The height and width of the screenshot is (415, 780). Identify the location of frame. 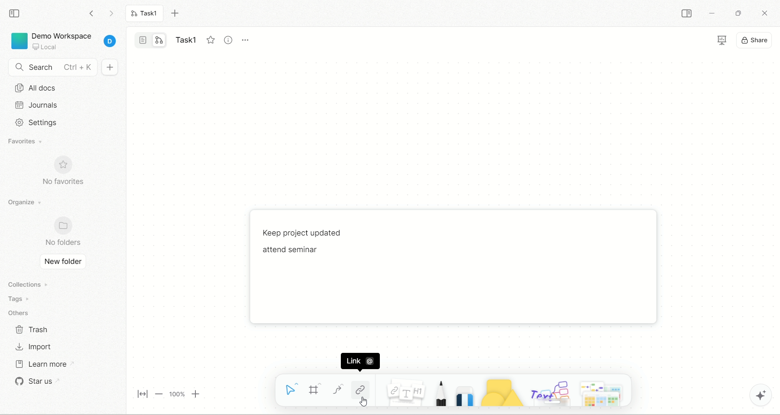
(315, 389).